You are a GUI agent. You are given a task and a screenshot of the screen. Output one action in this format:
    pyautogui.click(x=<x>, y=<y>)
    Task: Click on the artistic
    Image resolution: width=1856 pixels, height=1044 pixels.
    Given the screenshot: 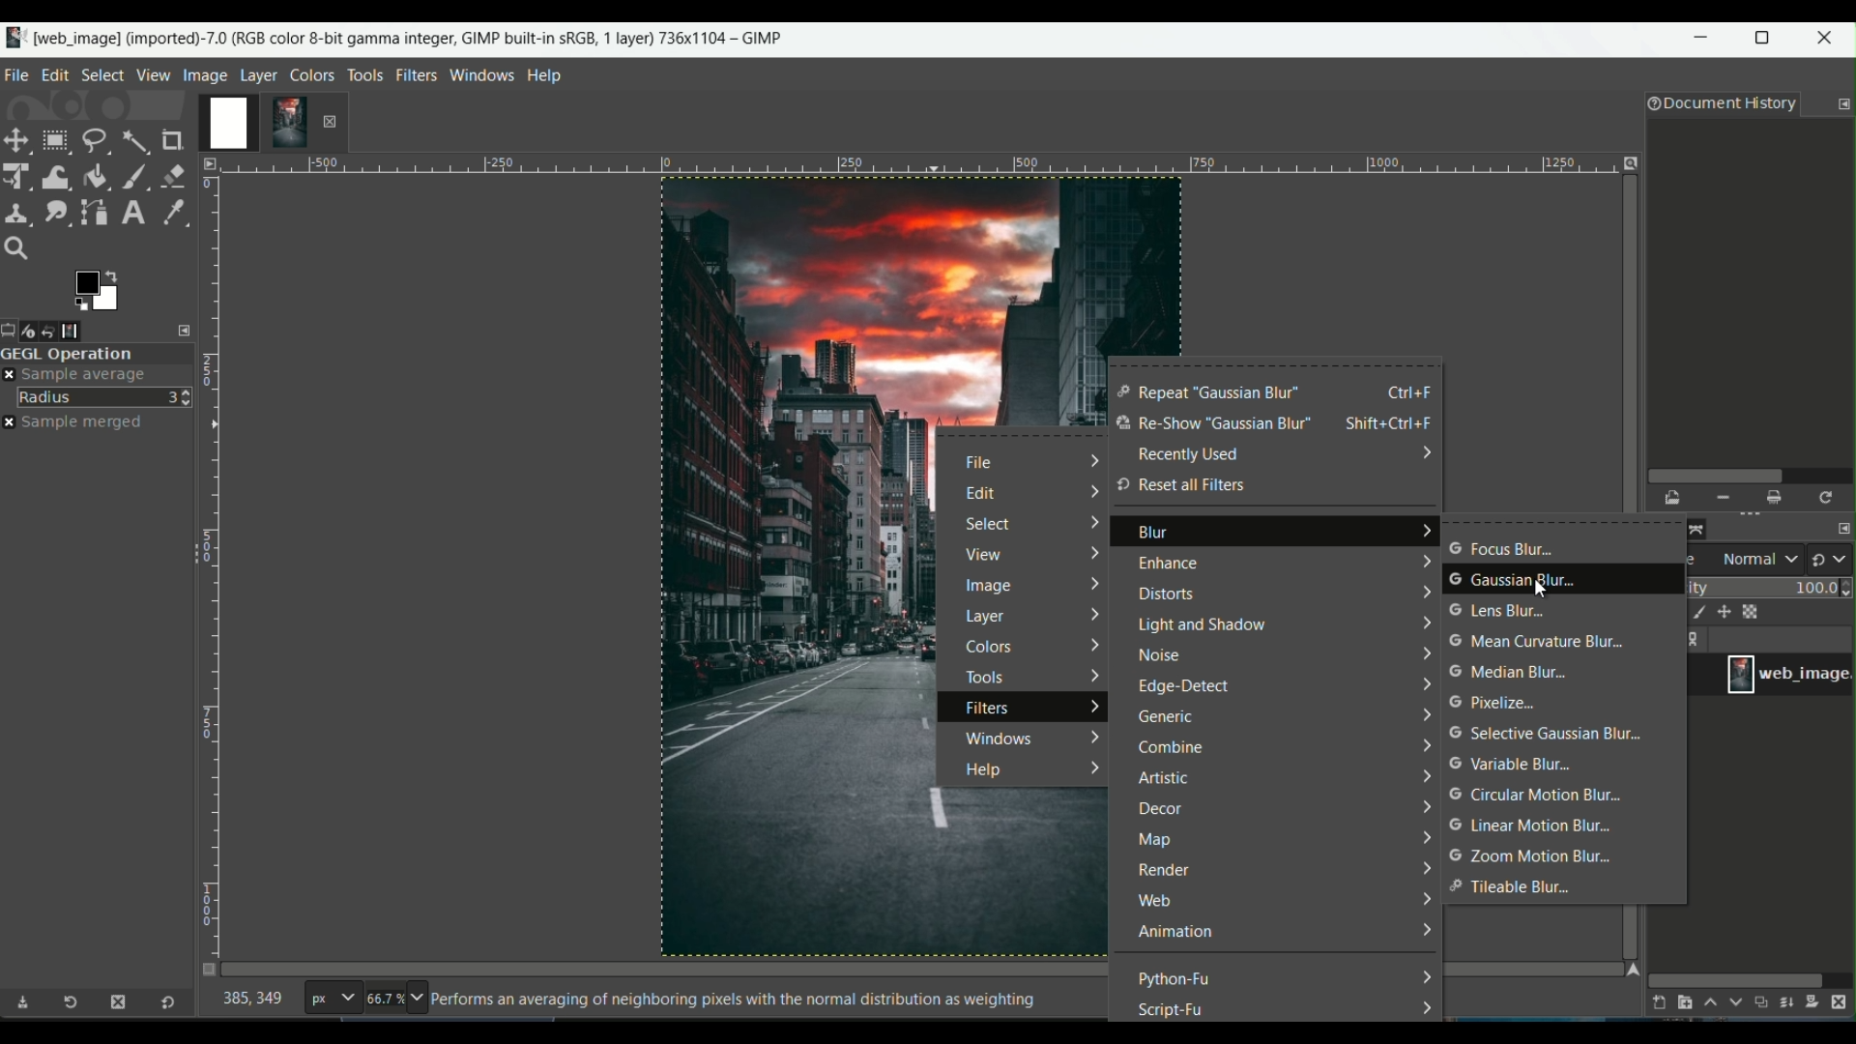 What is the action you would take?
    pyautogui.click(x=1162, y=780)
    